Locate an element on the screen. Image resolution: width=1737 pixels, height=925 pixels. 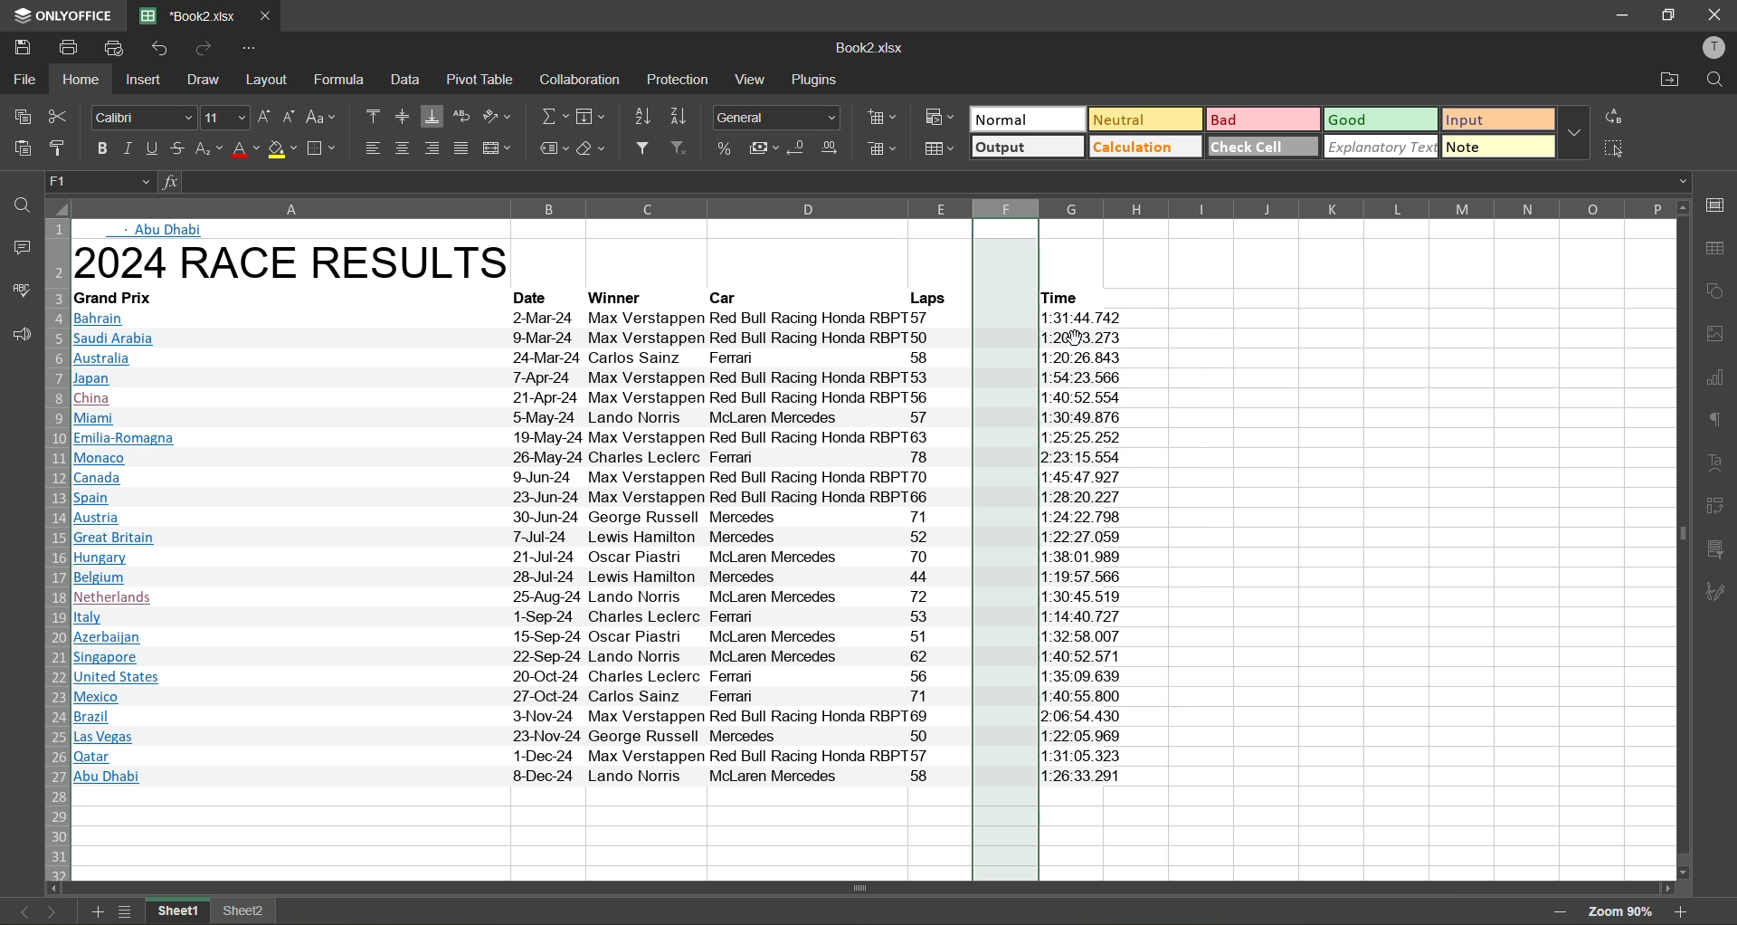
lM Australia 24-Mar-24 Carlos Sainz Ferran 58 1:20:26.843 is located at coordinates (515, 358).